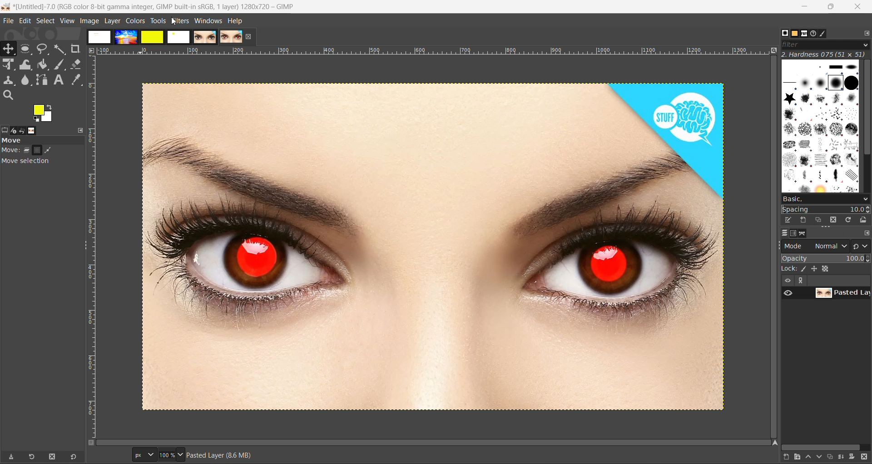  Describe the element at coordinates (60, 49) in the screenshot. I see `fuzzy text` at that location.